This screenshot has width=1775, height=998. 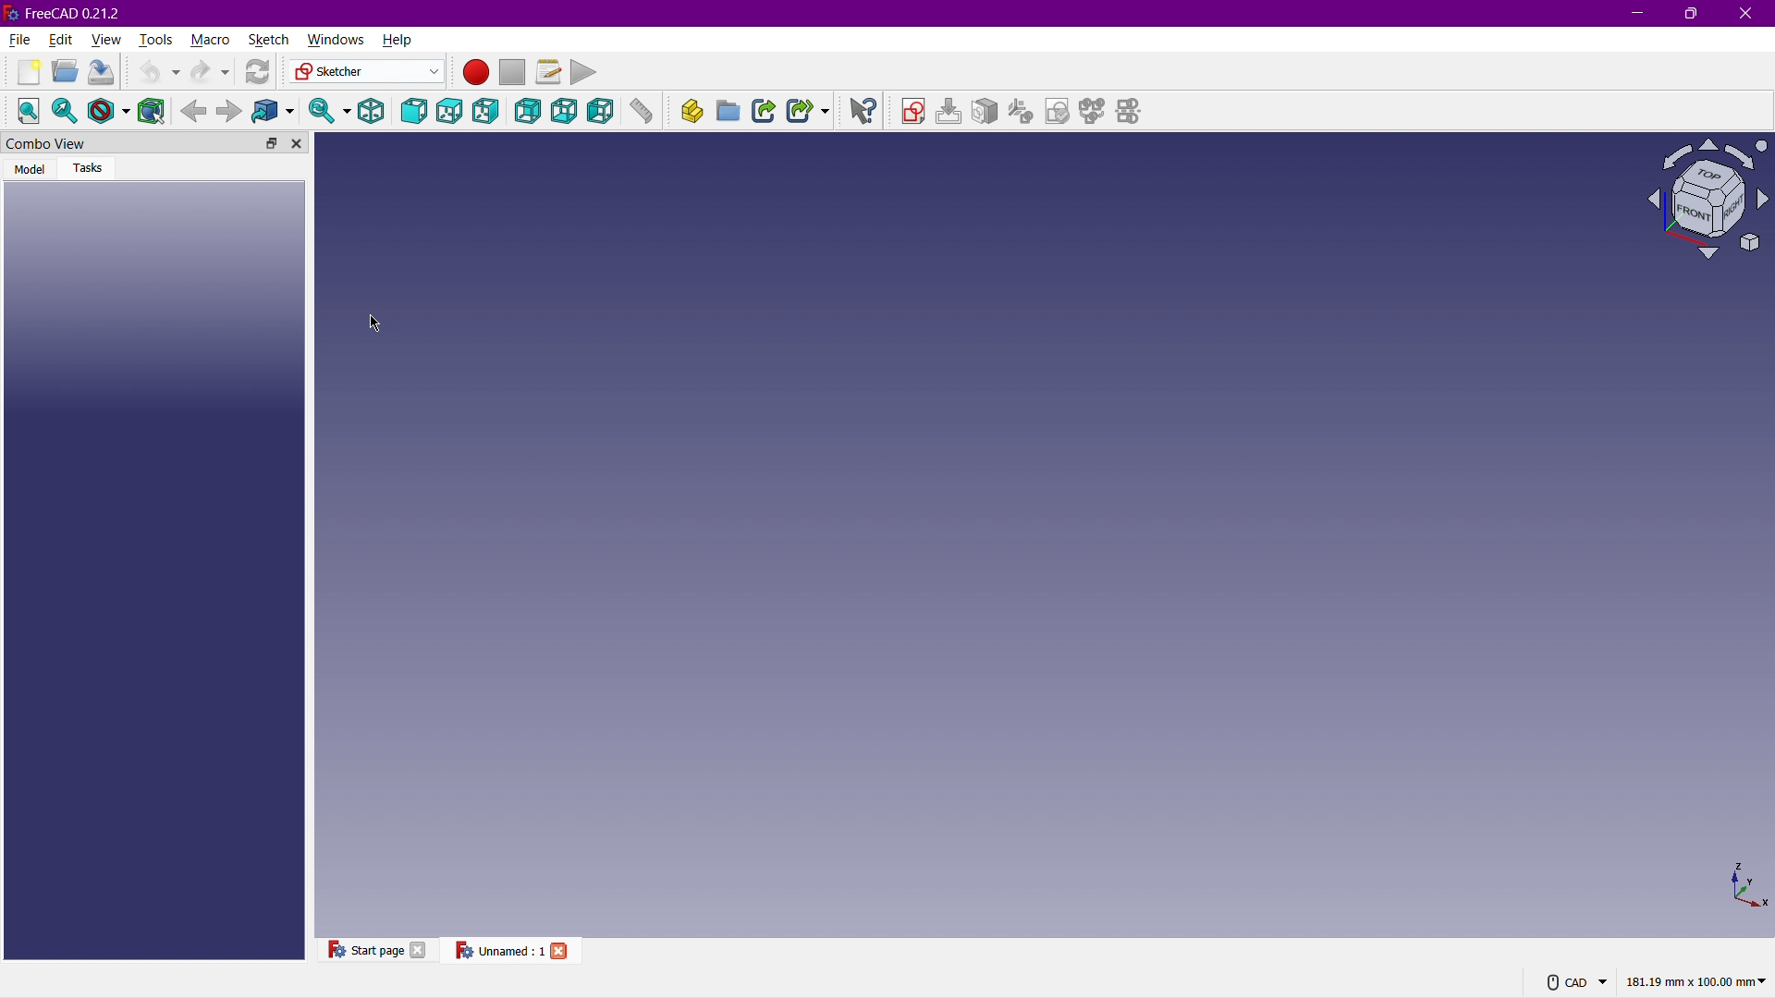 What do you see at coordinates (1133, 115) in the screenshot?
I see `Mirror sketch` at bounding box center [1133, 115].